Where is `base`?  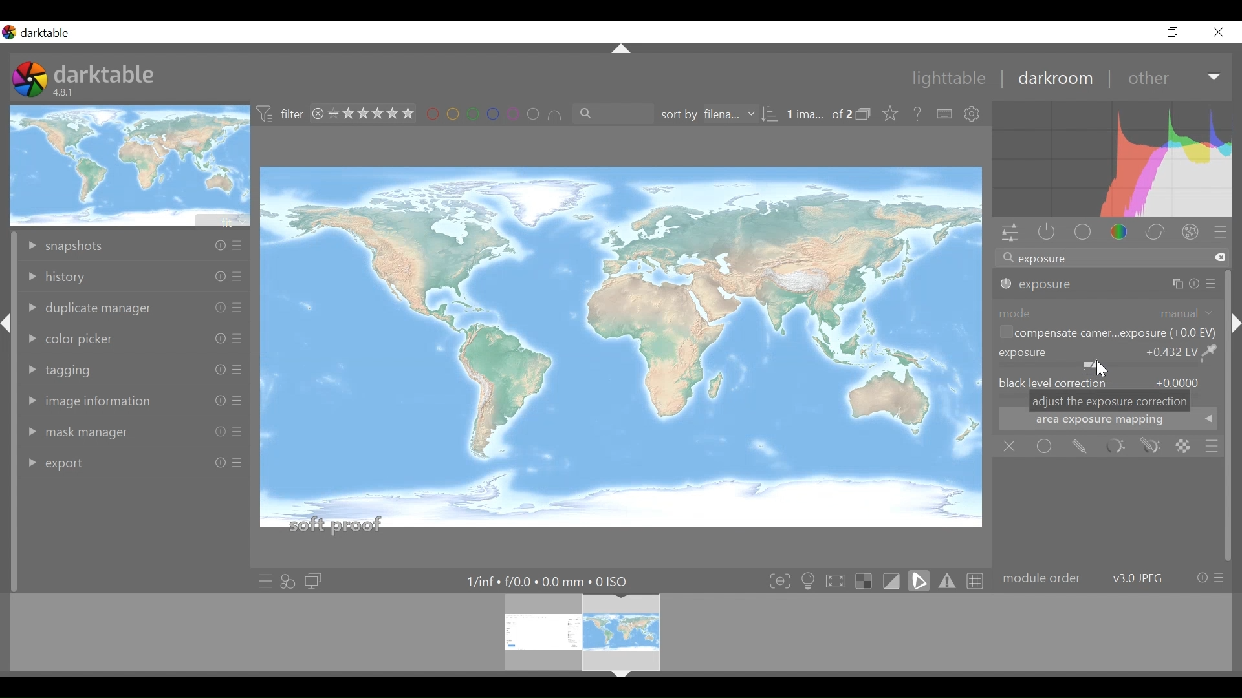
base is located at coordinates (1084, 233).